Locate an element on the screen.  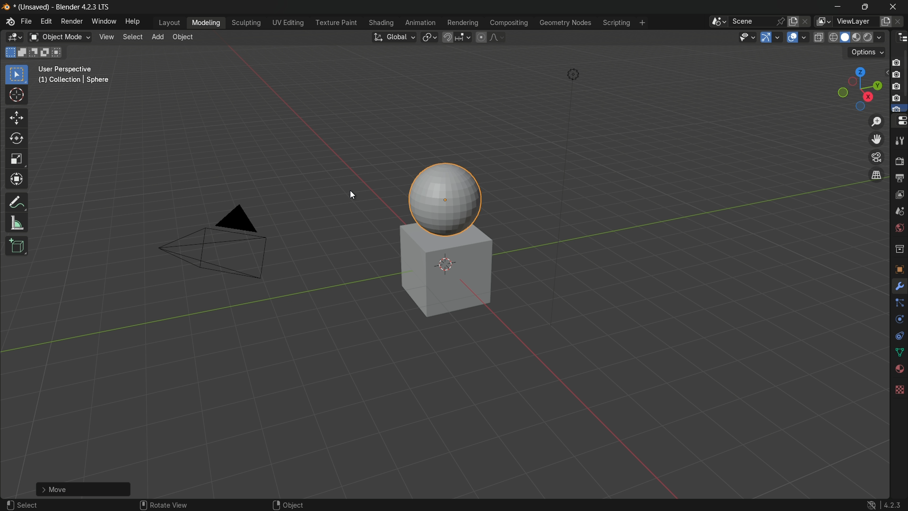
measure is located at coordinates (17, 224).